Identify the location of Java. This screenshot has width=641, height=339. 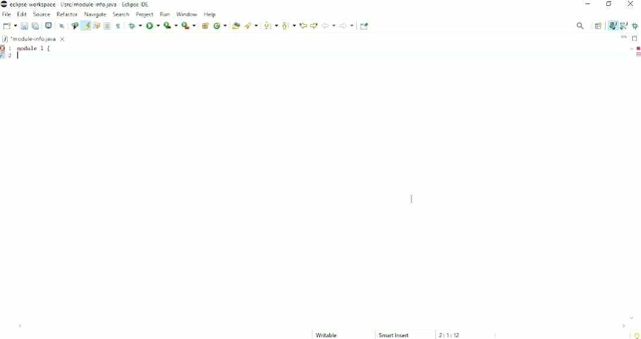
(612, 25).